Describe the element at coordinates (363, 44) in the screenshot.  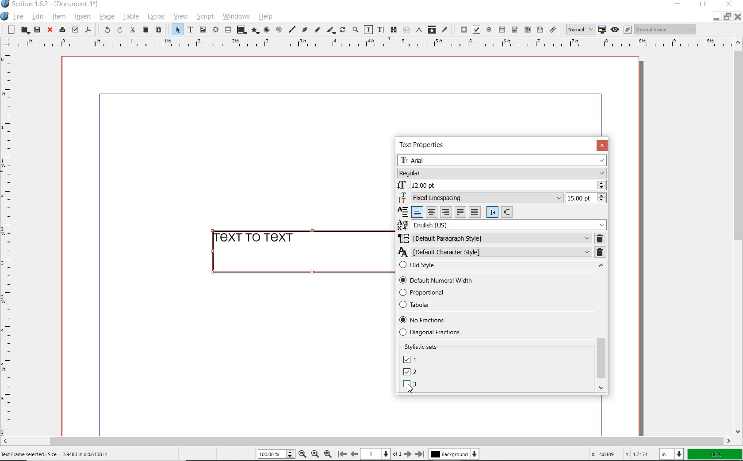
I see `Vertical page margin` at that location.